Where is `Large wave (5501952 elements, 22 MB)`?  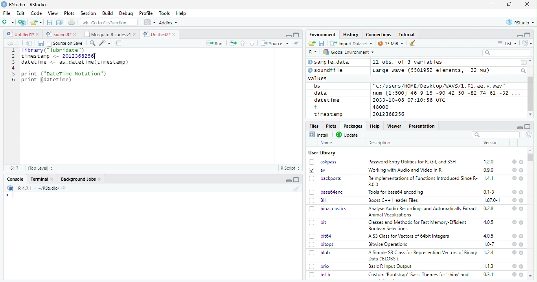 Large wave (5501952 elements, 22 MB) is located at coordinates (432, 70).